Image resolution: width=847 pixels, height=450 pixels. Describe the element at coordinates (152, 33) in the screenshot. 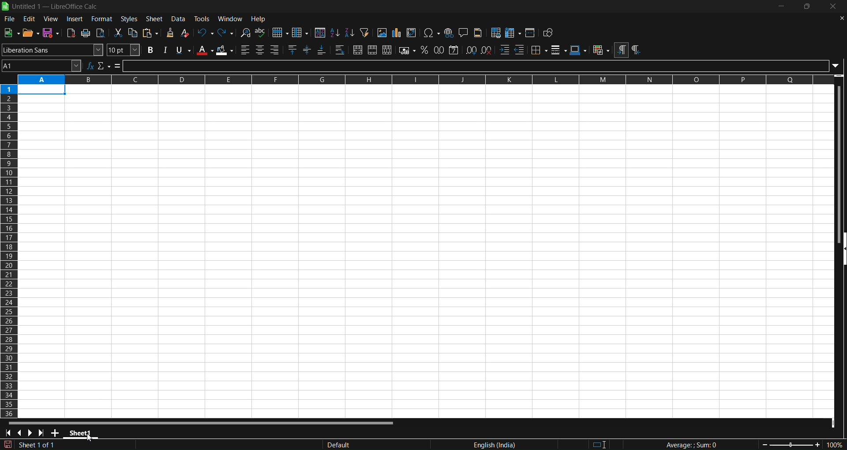

I see `paste` at that location.